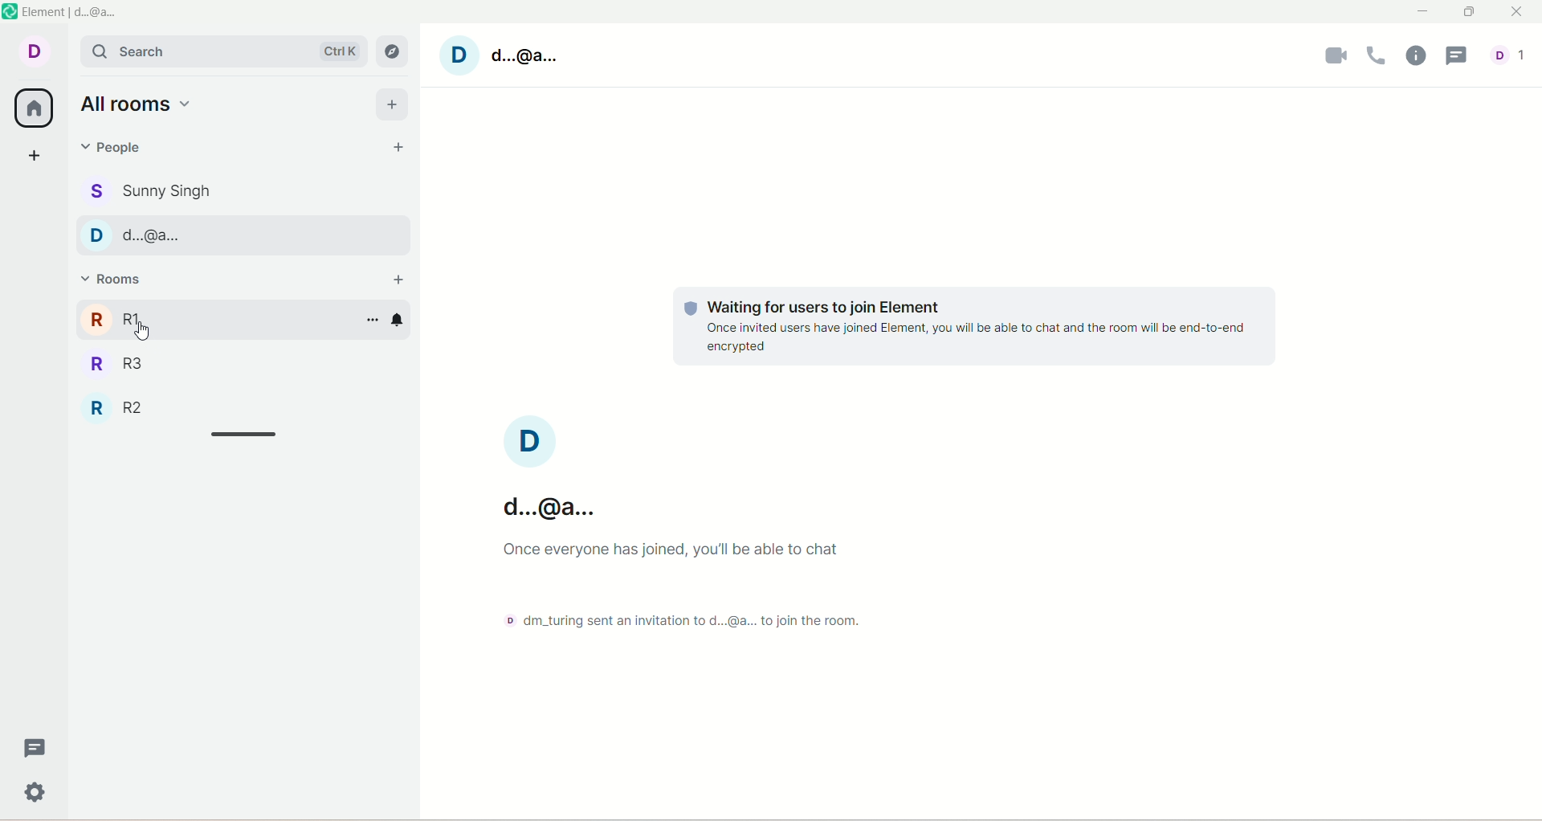 The width and height of the screenshot is (1542, 821). What do you see at coordinates (144, 333) in the screenshot?
I see `cursor` at bounding box center [144, 333].